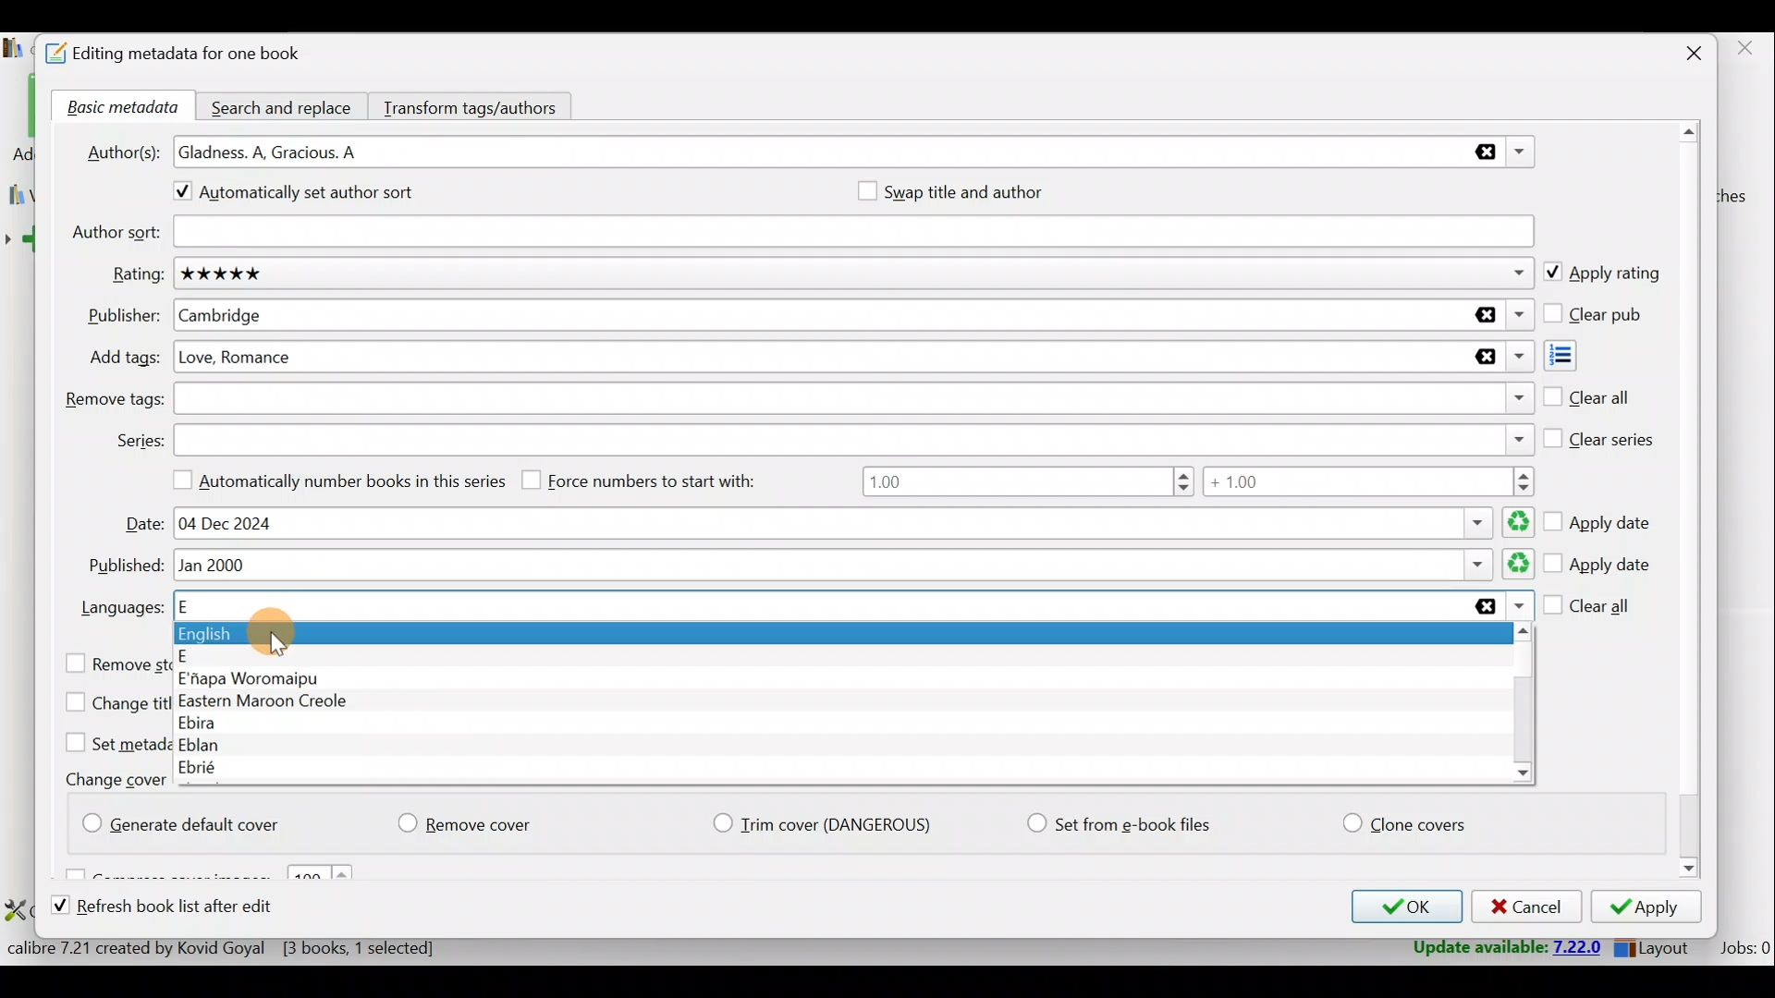 Image resolution: width=1775 pixels, height=998 pixels. I want to click on Scroll bar, so click(1533, 700).